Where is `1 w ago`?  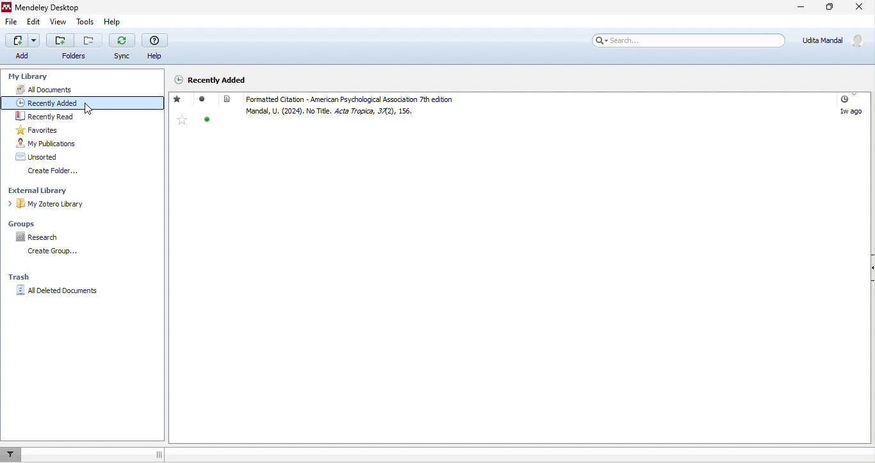
1 w ago is located at coordinates (851, 112).